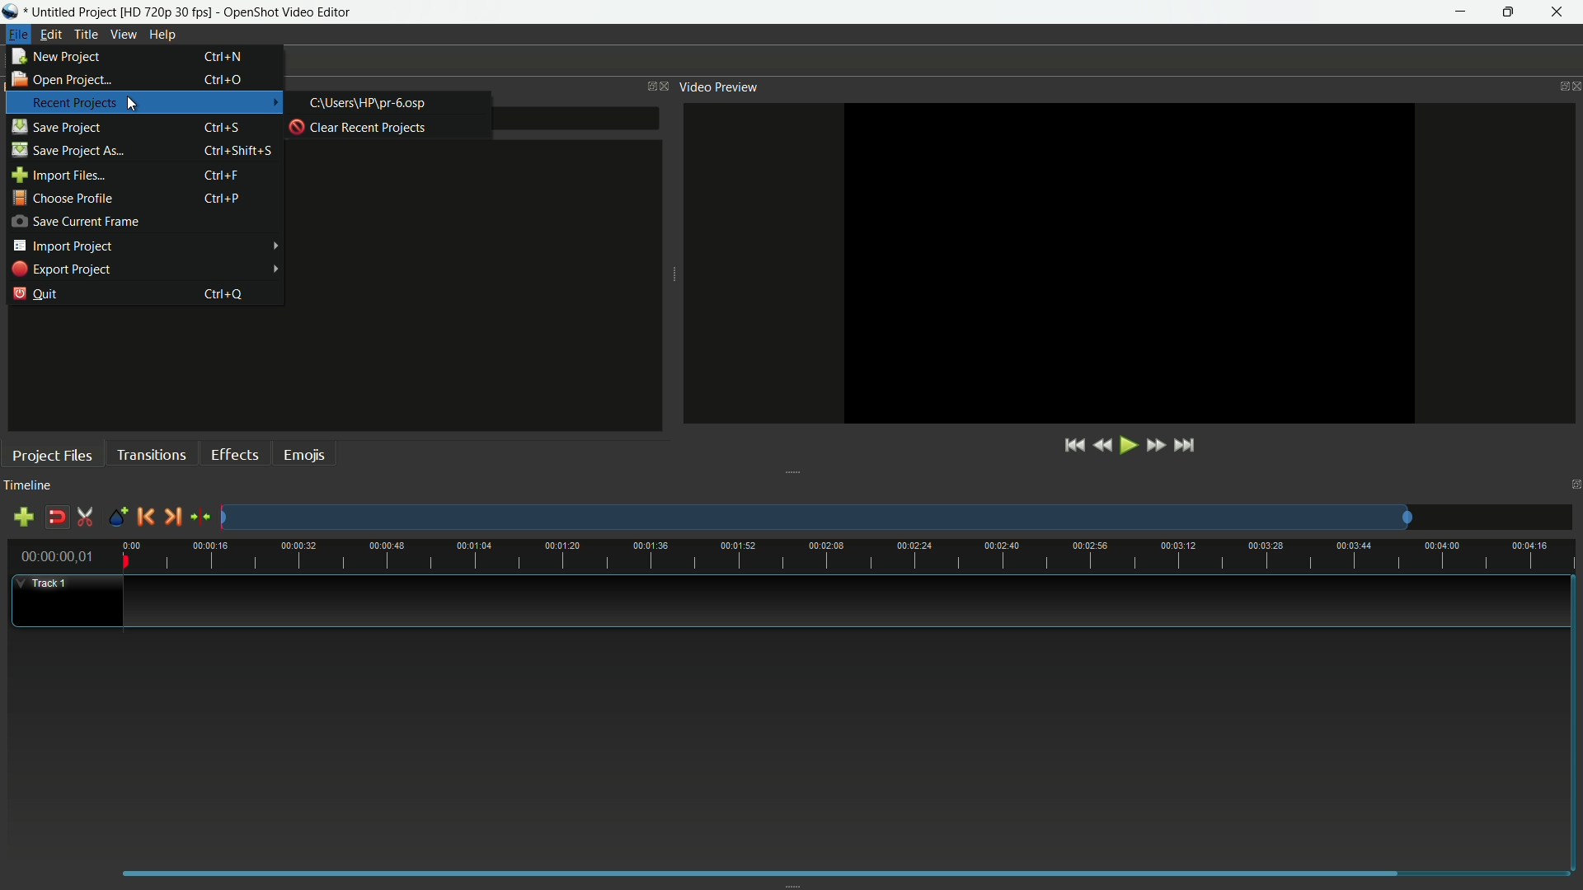 This screenshot has width=1583, height=890. I want to click on choose profile, so click(61, 199).